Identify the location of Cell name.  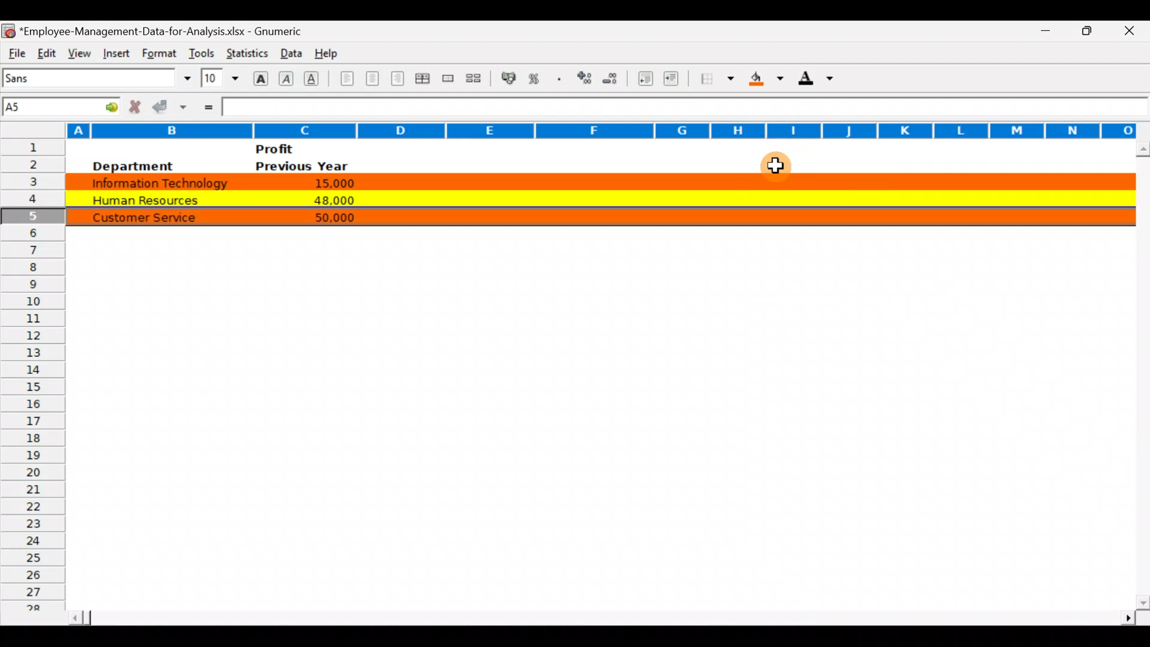
(62, 104).